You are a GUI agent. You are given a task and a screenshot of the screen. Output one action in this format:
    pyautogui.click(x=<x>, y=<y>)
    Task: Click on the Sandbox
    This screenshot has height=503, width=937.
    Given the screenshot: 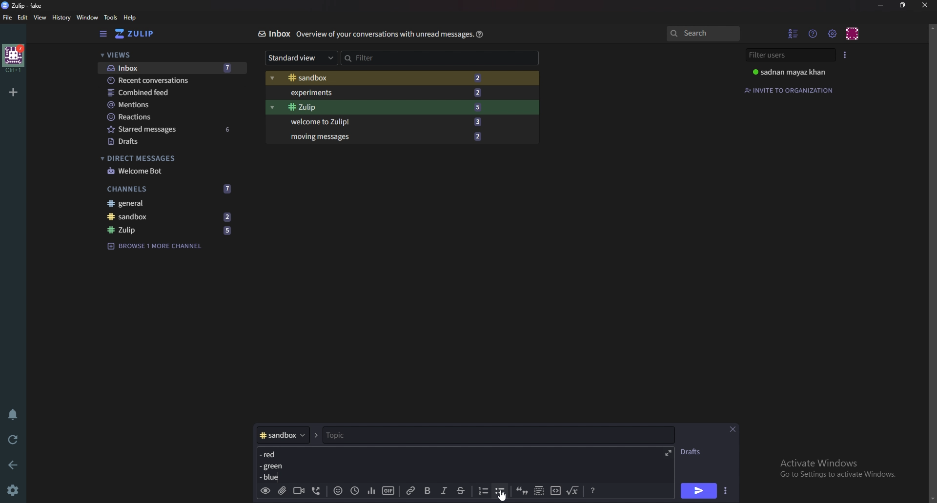 What is the action you would take?
    pyautogui.click(x=381, y=78)
    